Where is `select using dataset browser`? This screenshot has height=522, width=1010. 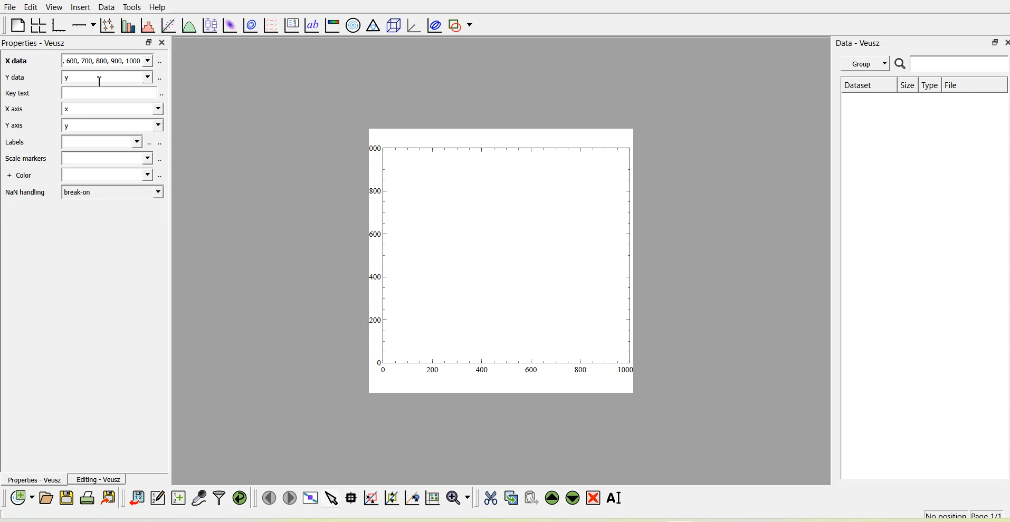 select using dataset browser is located at coordinates (150, 143).